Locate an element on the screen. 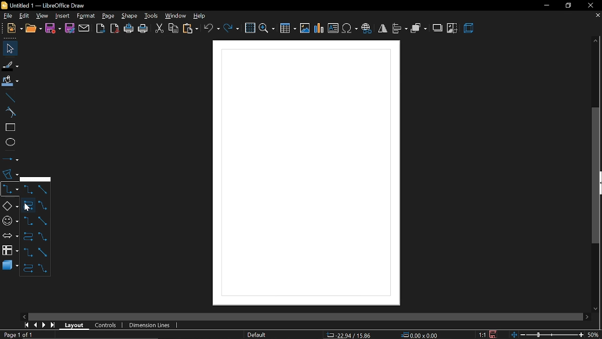 Image resolution: width=602 pixels, height=339 pixels. Insert hyperlink is located at coordinates (366, 29).